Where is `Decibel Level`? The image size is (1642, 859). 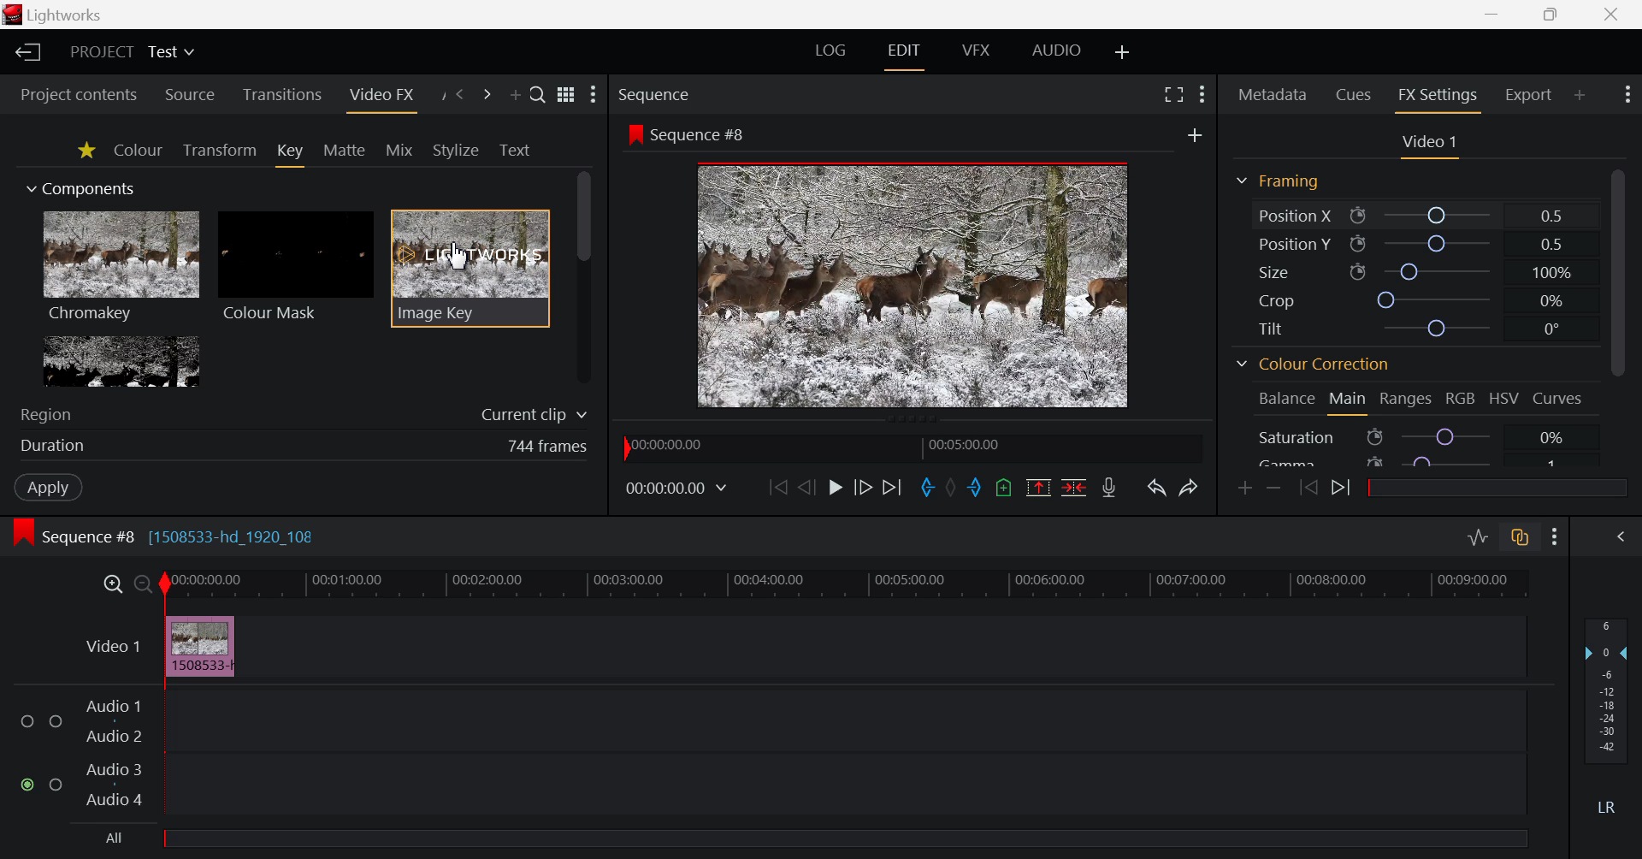 Decibel Level is located at coordinates (1608, 714).